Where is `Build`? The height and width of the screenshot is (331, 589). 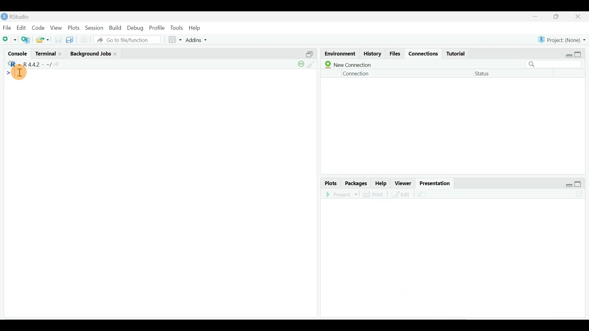
Build is located at coordinates (116, 28).